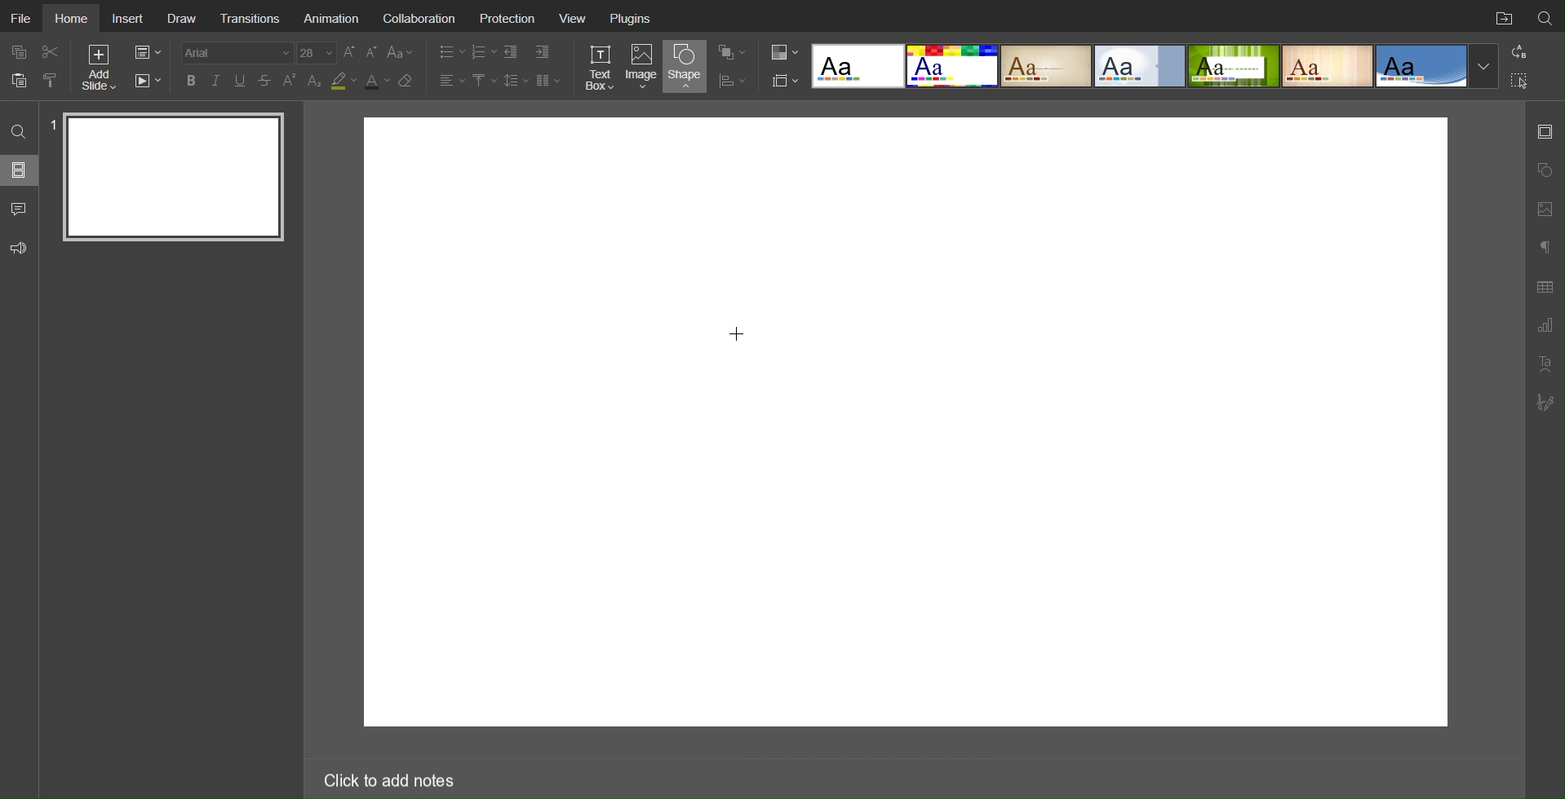  I want to click on Feedback and Support, so click(19, 249).